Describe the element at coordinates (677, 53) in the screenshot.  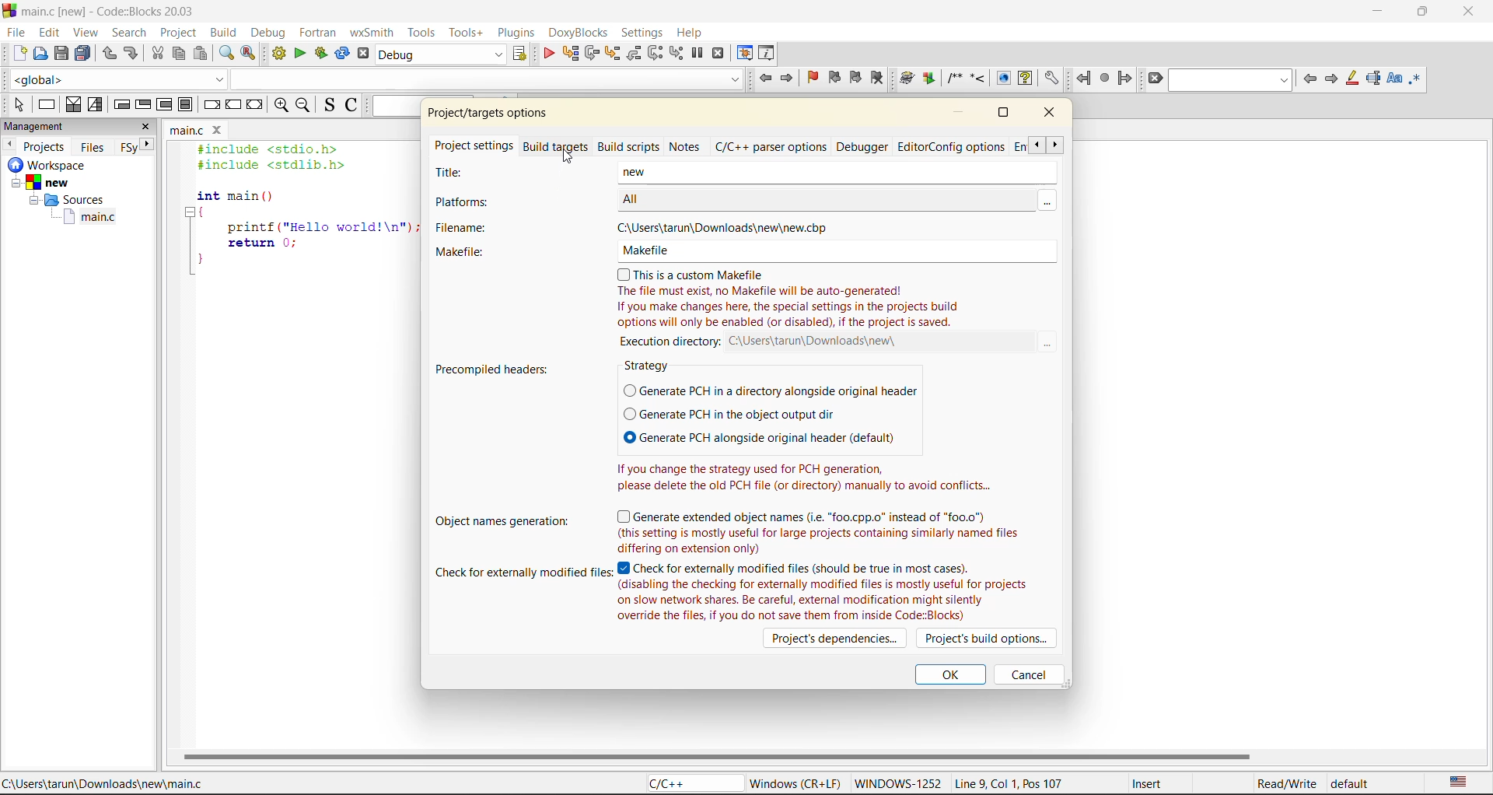
I see `step into instruction` at that location.